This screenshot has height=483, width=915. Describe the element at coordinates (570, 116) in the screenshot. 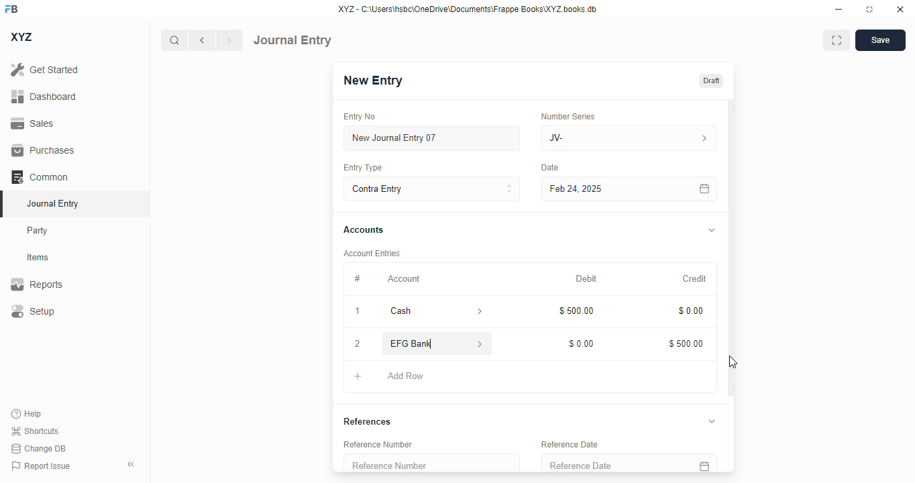

I see `number series` at that location.